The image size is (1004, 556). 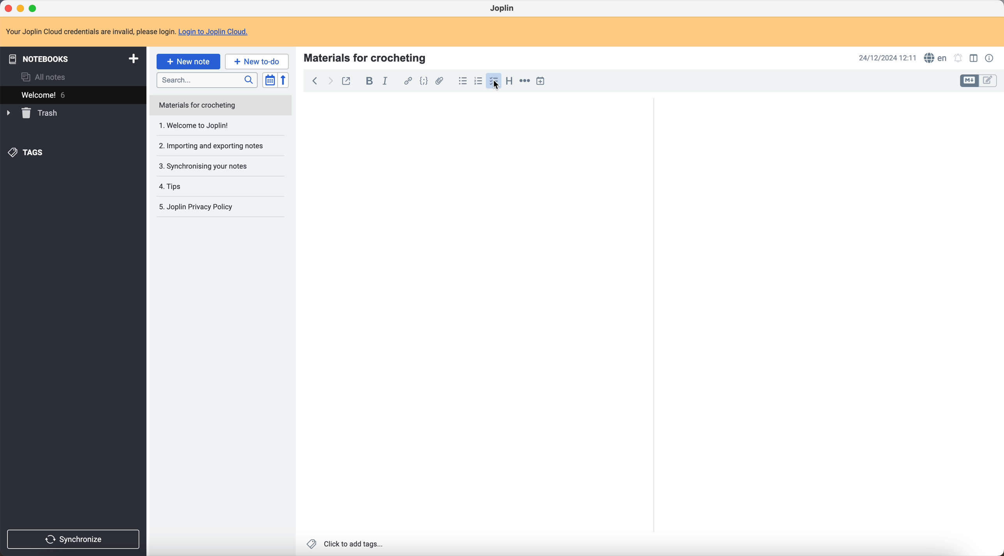 I want to click on set notificatins, so click(x=958, y=59).